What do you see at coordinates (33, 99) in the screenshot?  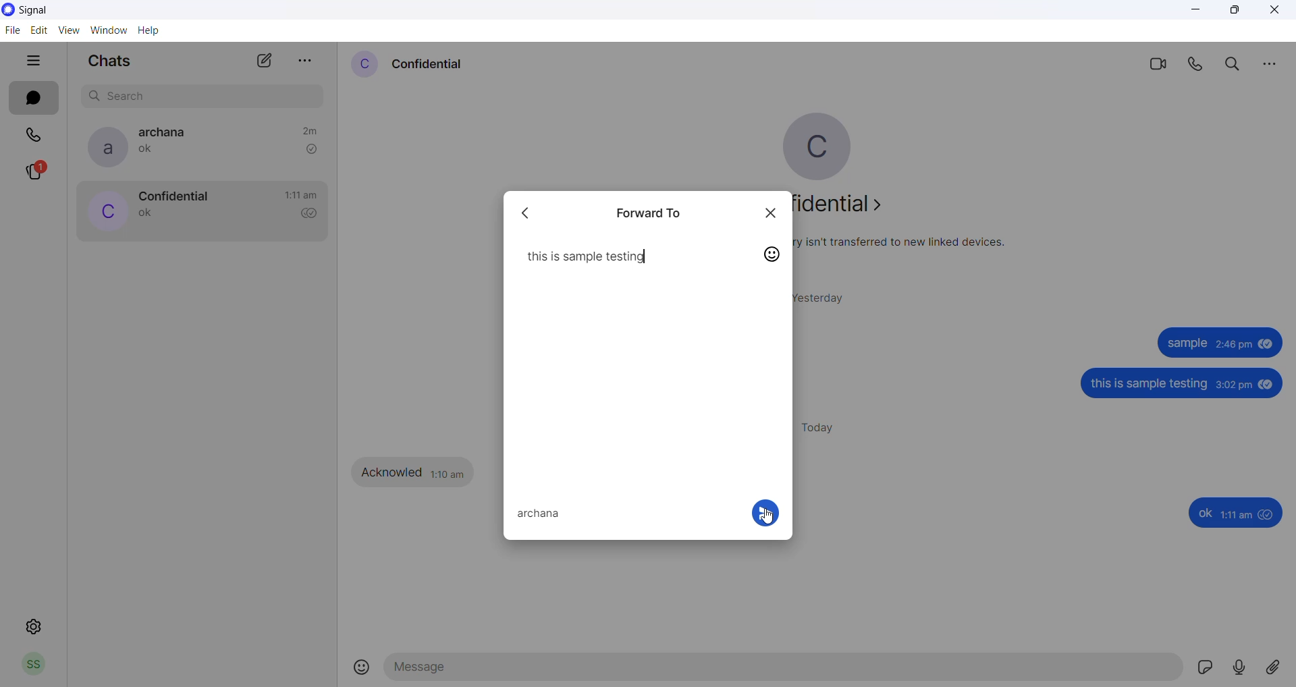 I see `chats` at bounding box center [33, 99].